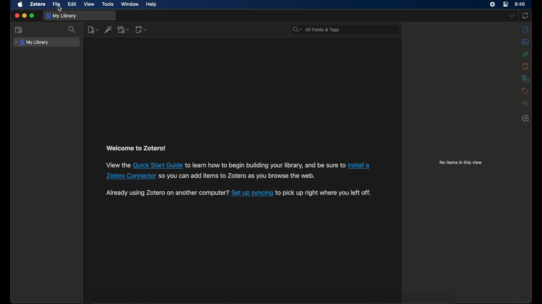  What do you see at coordinates (526, 104) in the screenshot?
I see `related` at bounding box center [526, 104].